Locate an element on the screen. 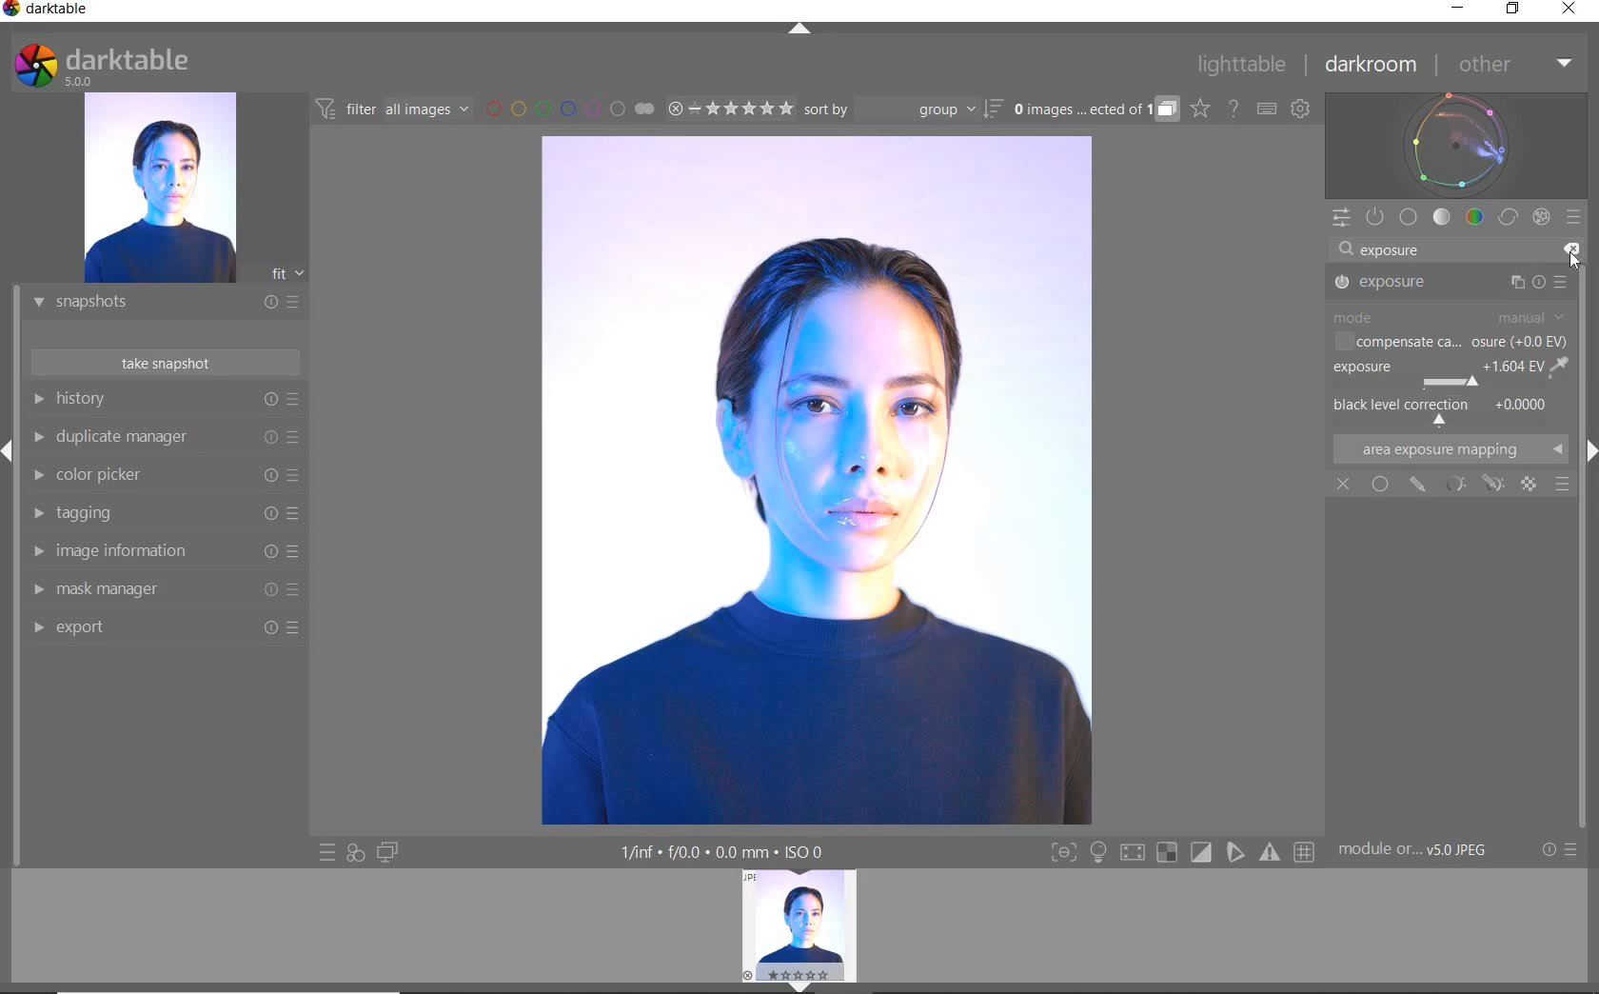 The height and width of the screenshot is (994, 1599). Button is located at coordinates (1236, 852).